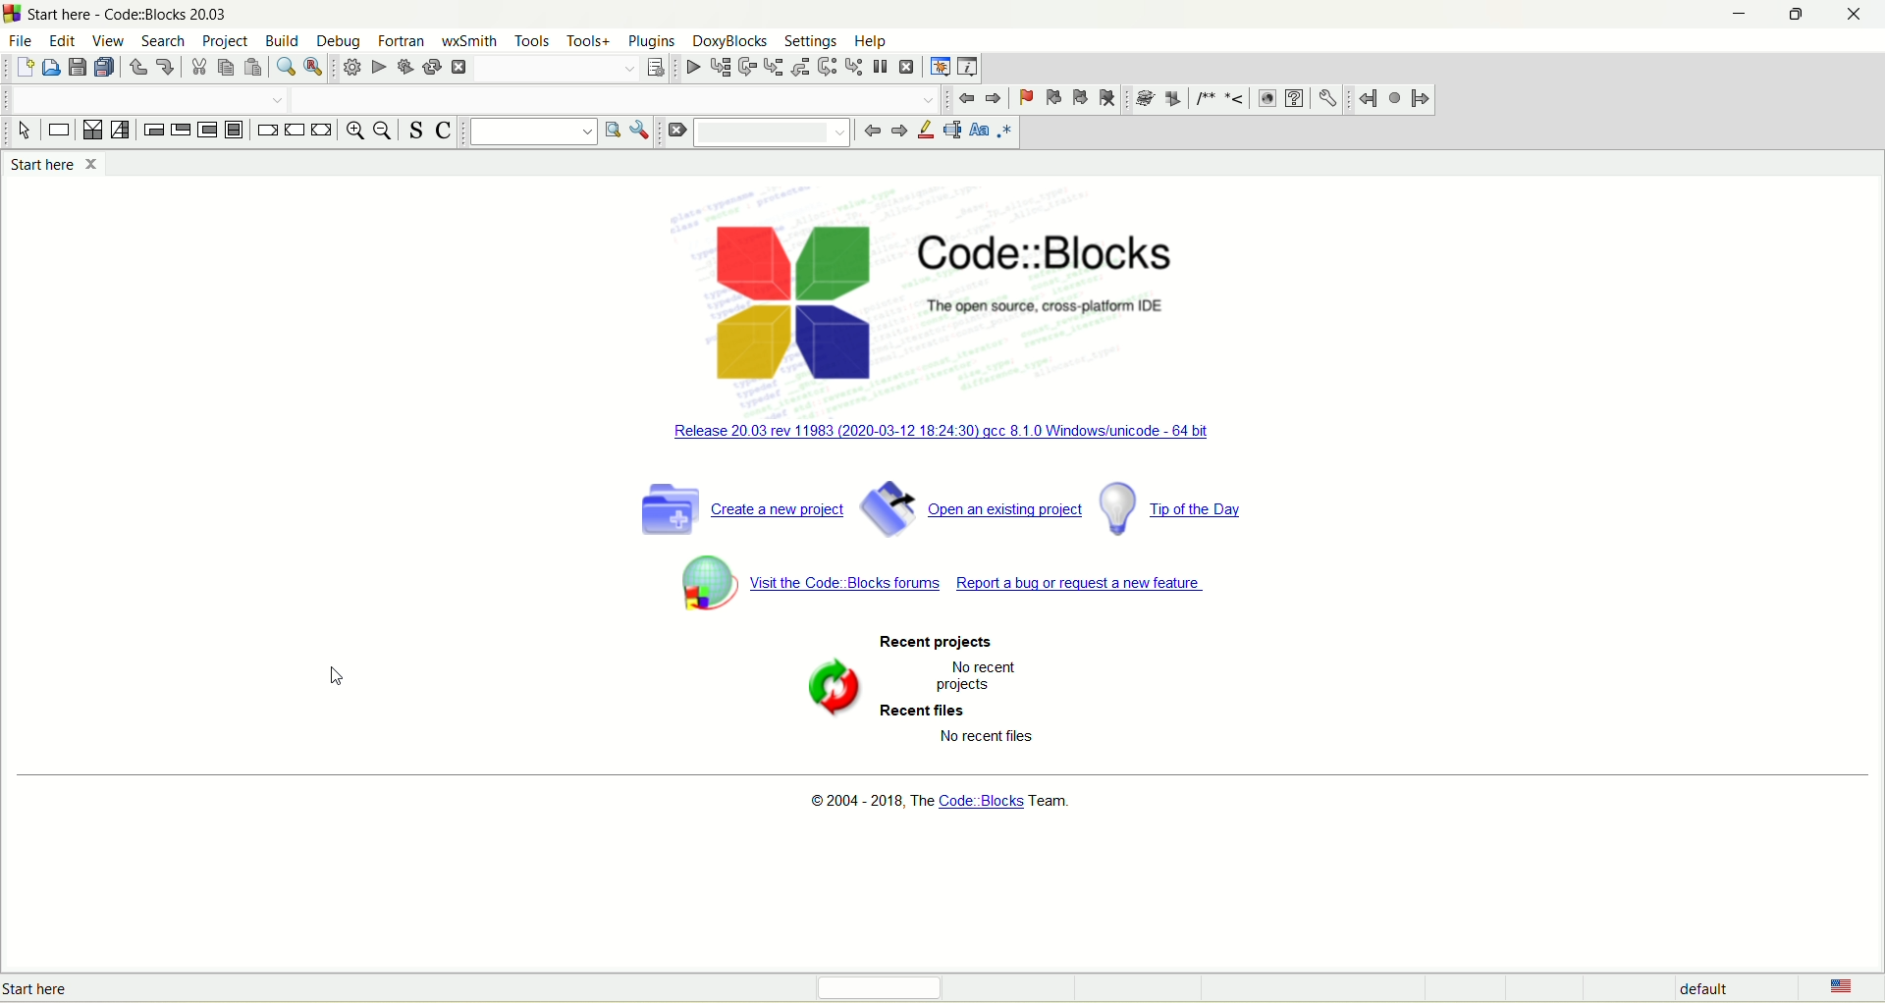 The height and width of the screenshot is (1003, 1885). What do you see at coordinates (827, 66) in the screenshot?
I see `next instruction` at bounding box center [827, 66].